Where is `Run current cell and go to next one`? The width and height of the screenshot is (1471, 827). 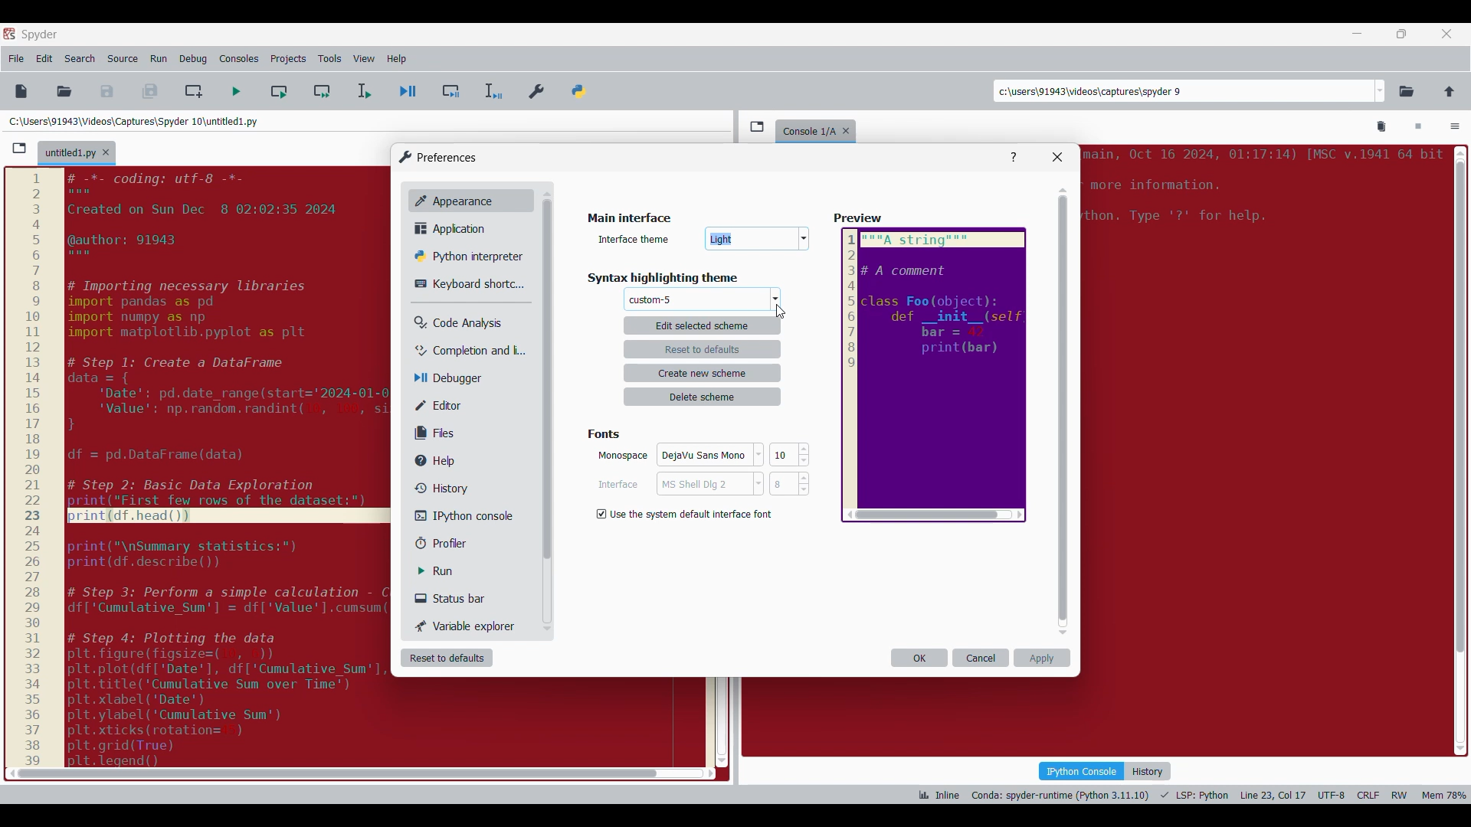 Run current cell and go to next one is located at coordinates (322, 91).